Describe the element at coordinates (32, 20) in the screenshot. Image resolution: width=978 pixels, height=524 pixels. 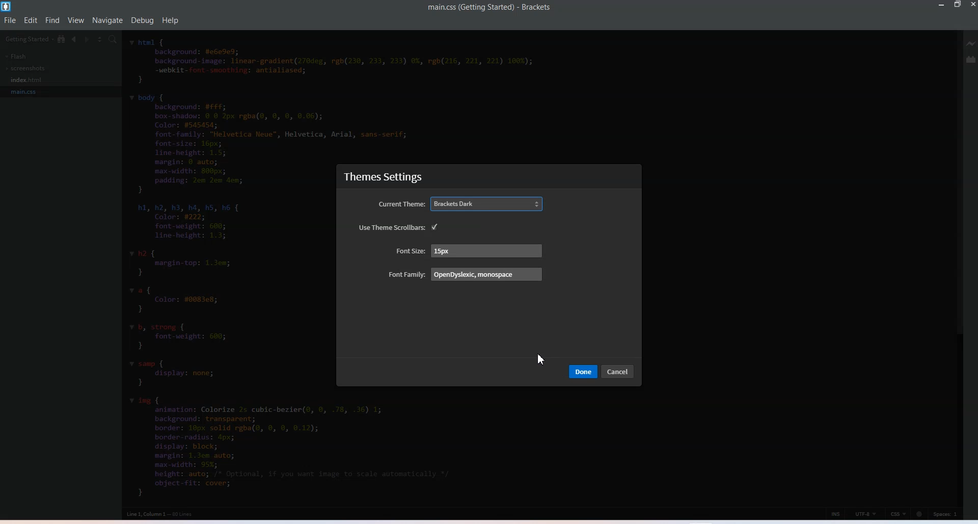
I see `Edit` at that location.